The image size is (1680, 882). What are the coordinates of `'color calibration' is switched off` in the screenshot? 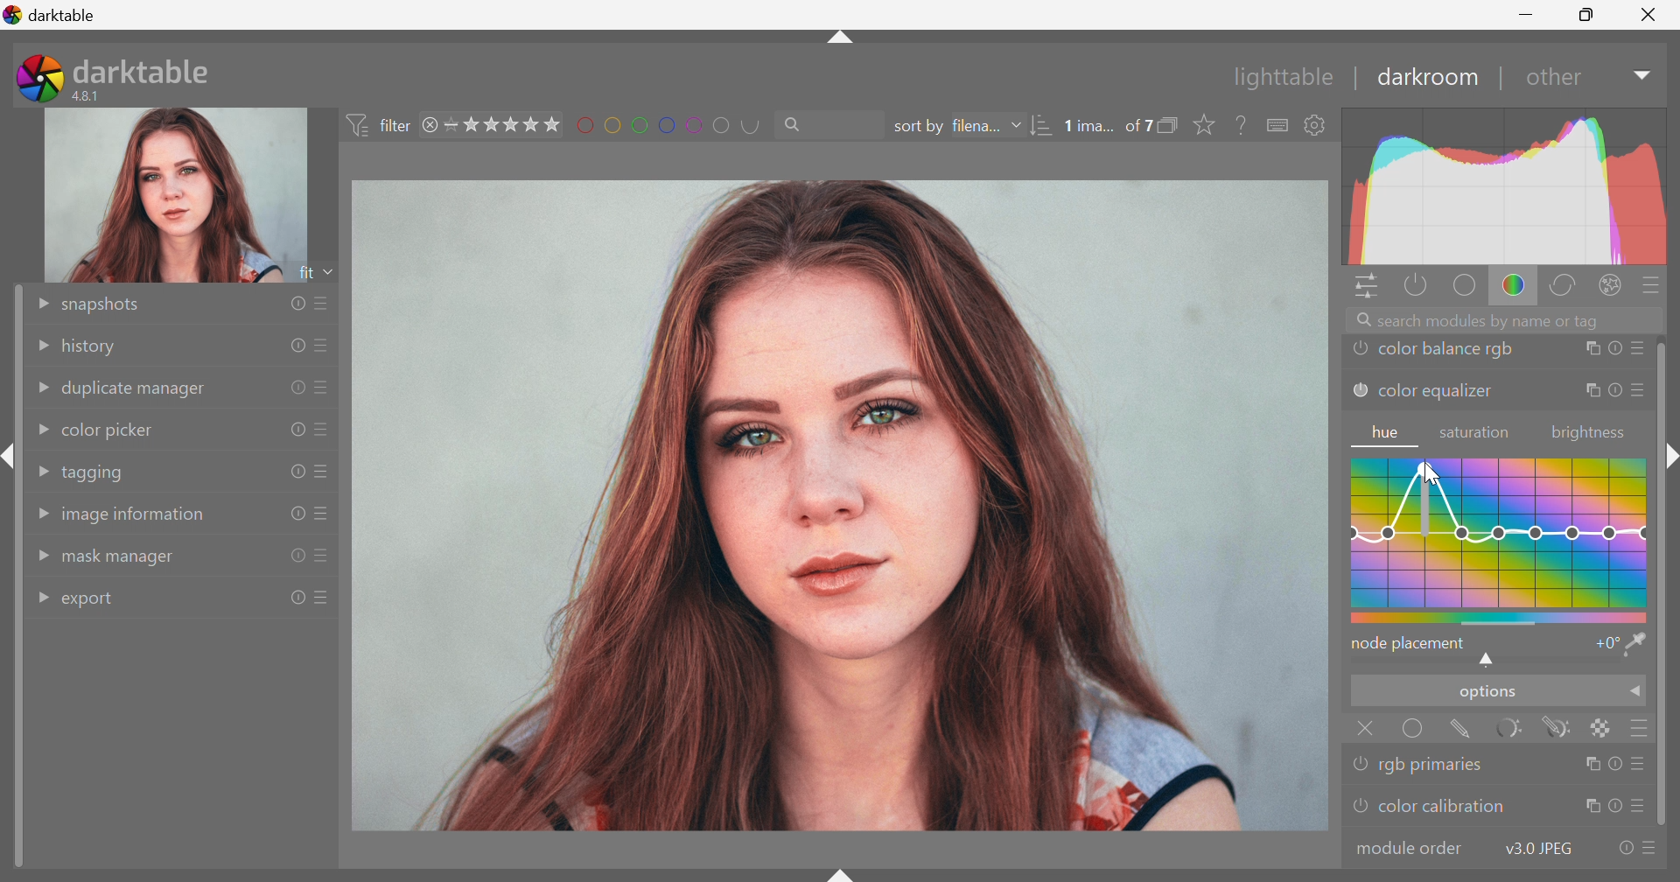 It's located at (1357, 808).